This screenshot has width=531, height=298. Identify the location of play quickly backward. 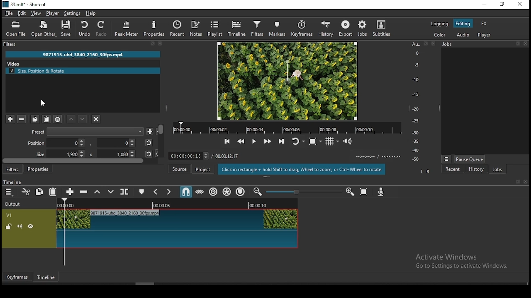
(242, 142).